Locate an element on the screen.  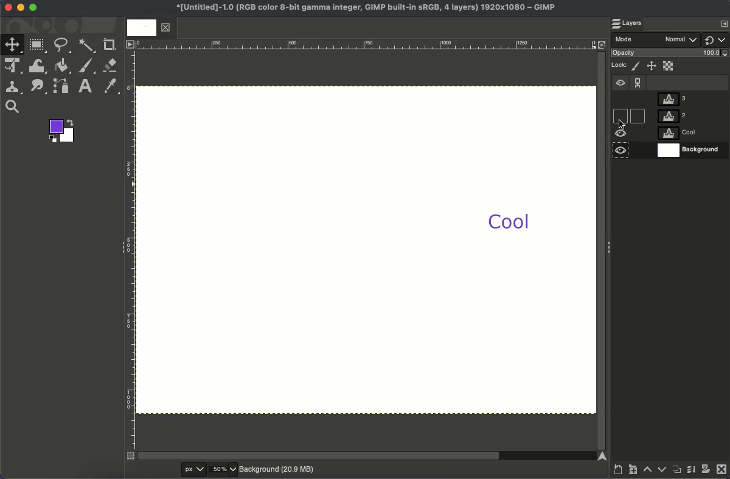
Opacity is located at coordinates (672, 54).